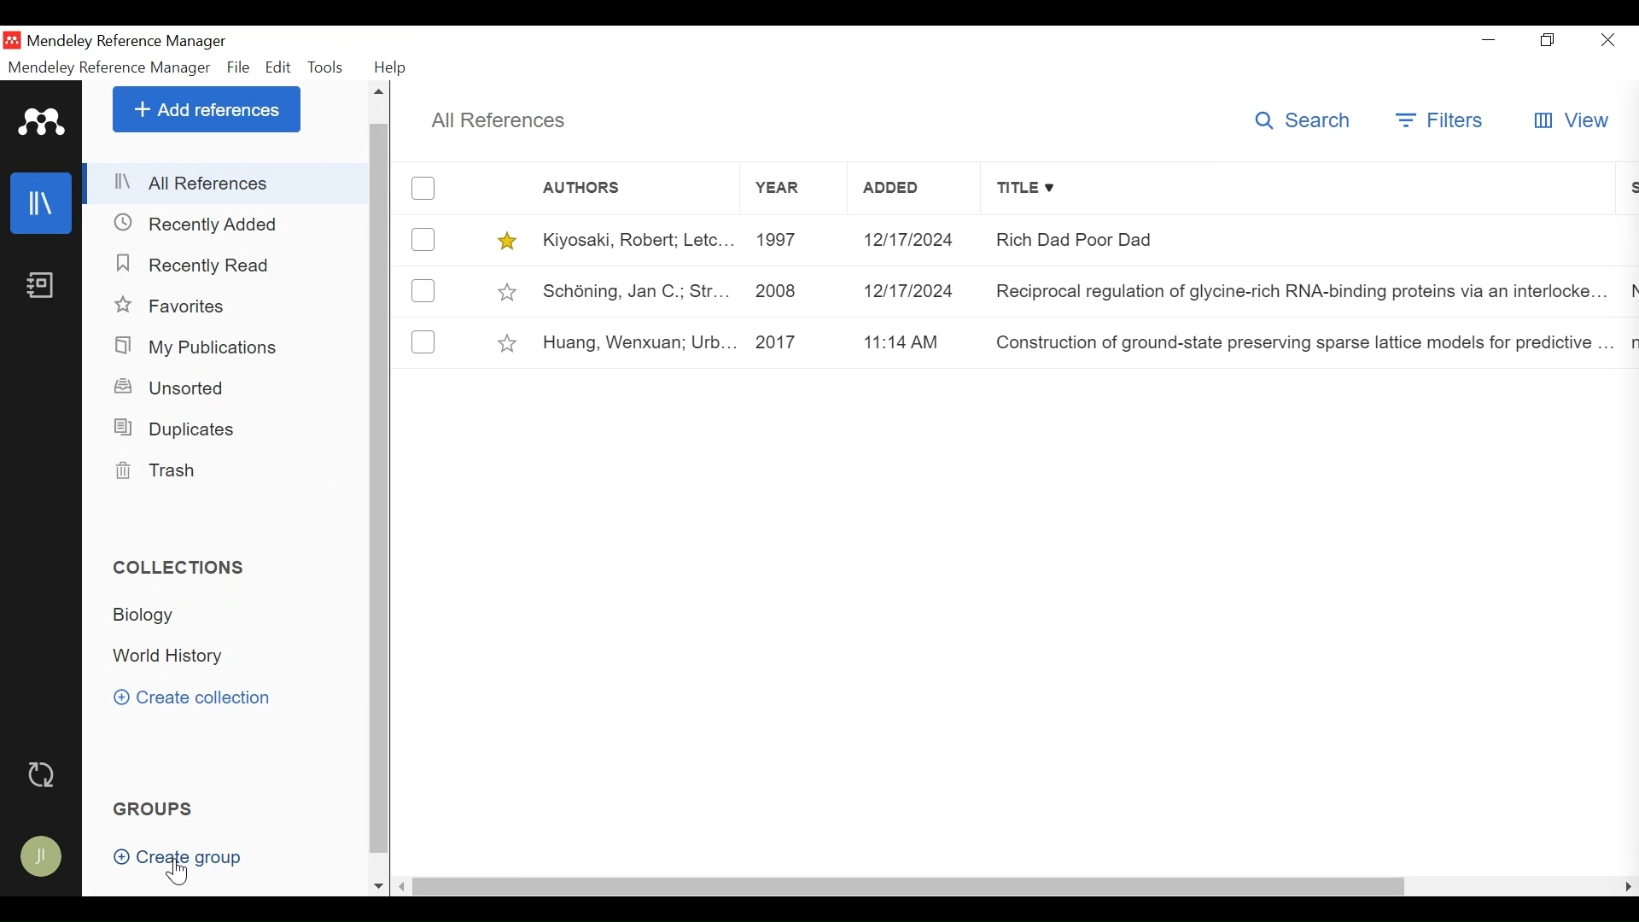 The width and height of the screenshot is (1639, 922). What do you see at coordinates (42, 122) in the screenshot?
I see `Mendeley Logo` at bounding box center [42, 122].